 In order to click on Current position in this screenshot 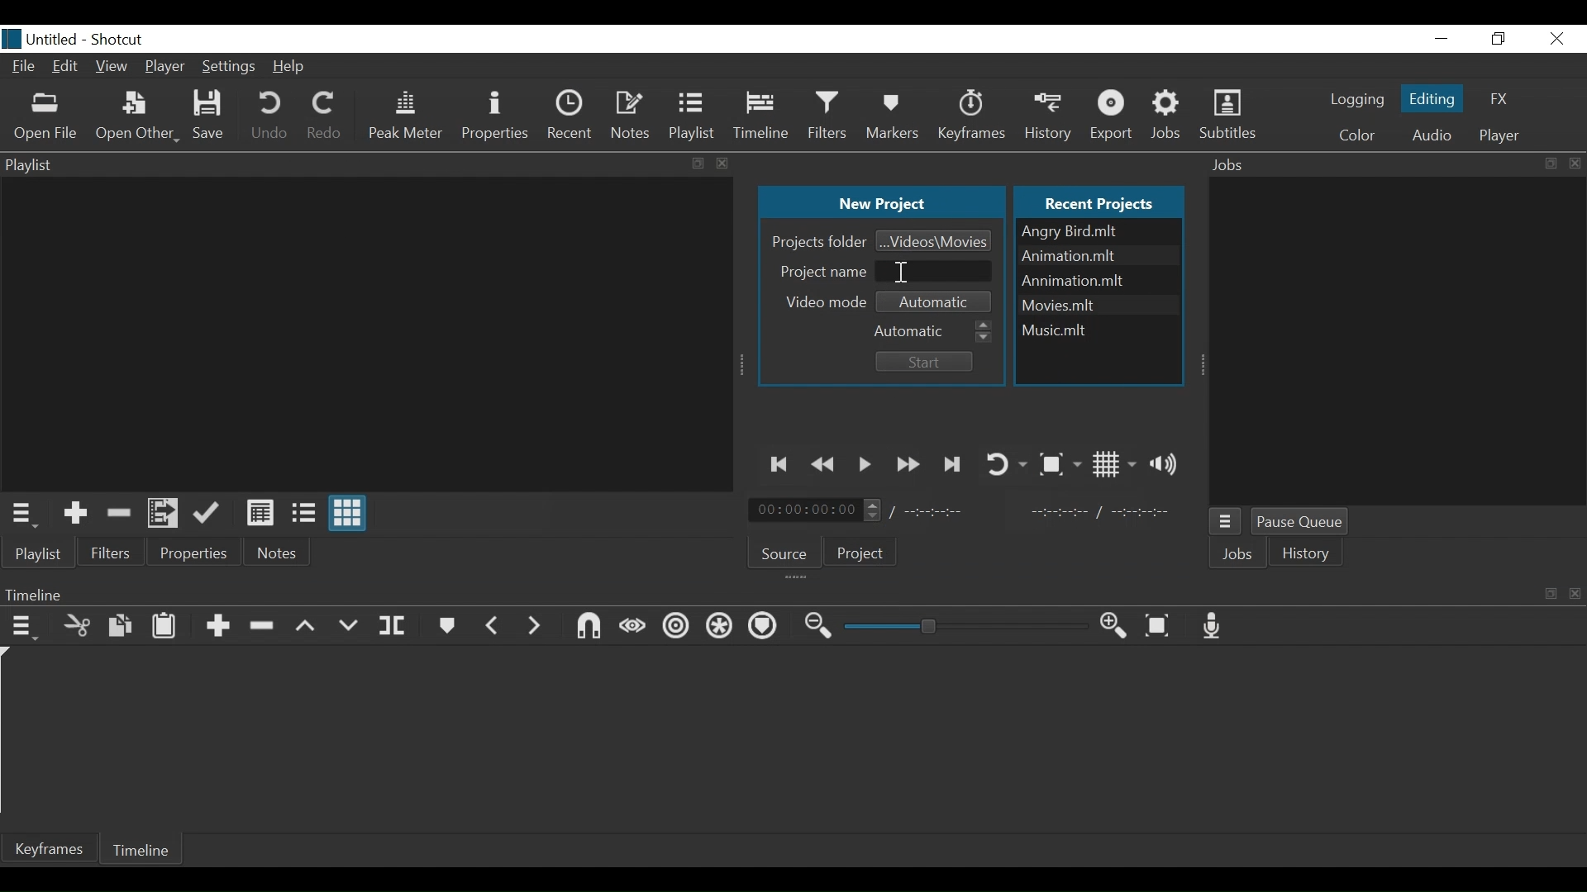, I will do `click(819, 510)`.